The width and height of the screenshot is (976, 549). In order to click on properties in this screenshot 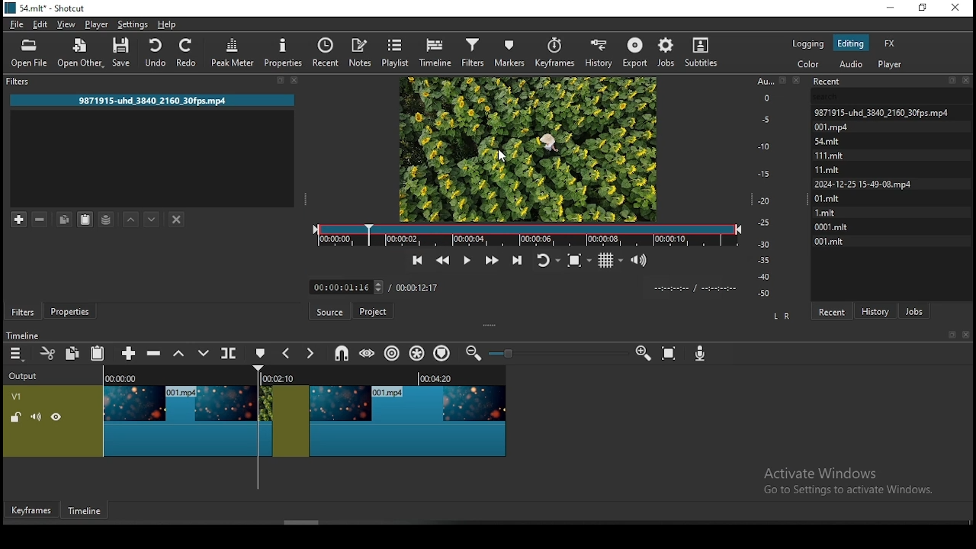, I will do `click(68, 312)`.